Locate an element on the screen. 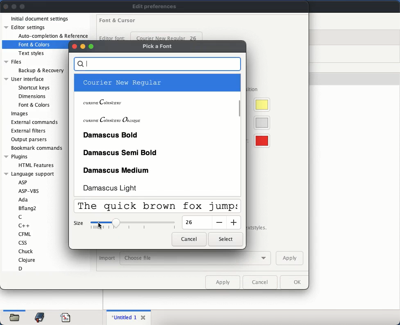  Damascus Semi Bold is located at coordinates (120, 153).